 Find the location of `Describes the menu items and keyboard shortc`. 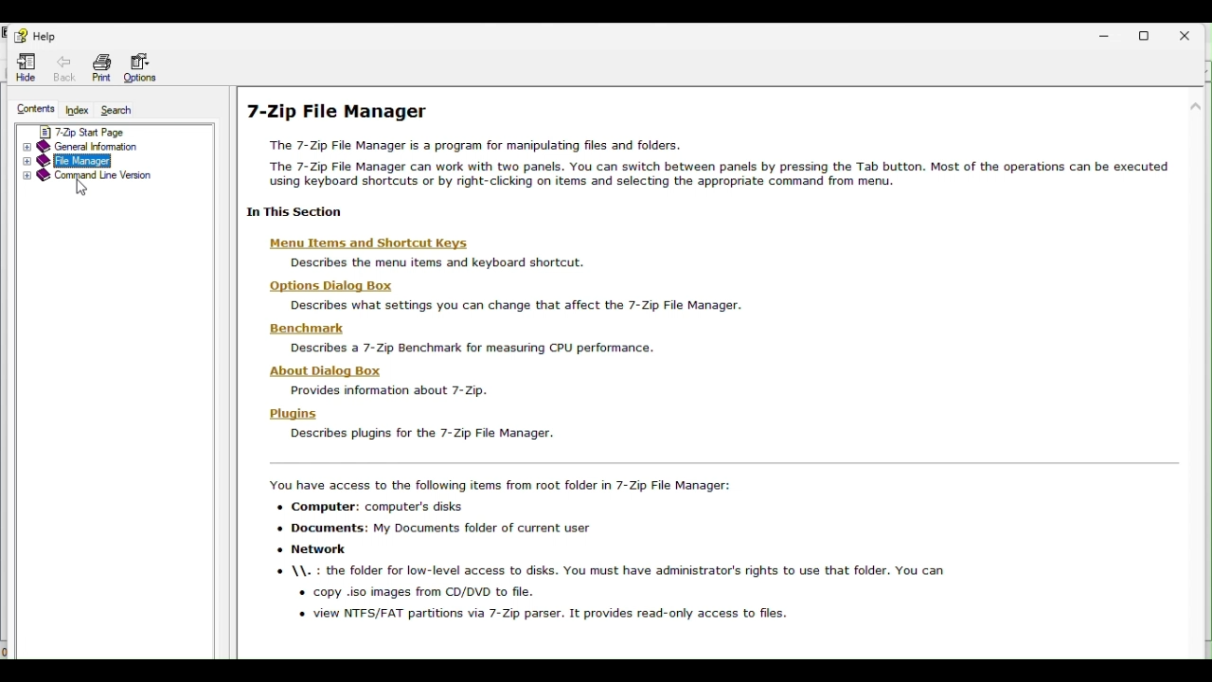

Describes the menu items and keyboard shortc is located at coordinates (435, 263).